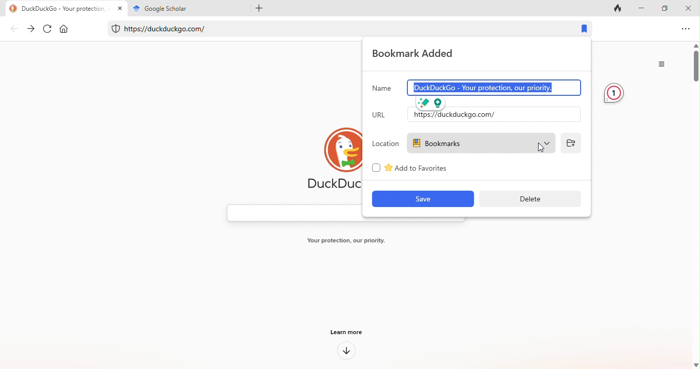  Describe the element at coordinates (620, 8) in the screenshot. I see `track tab` at that location.